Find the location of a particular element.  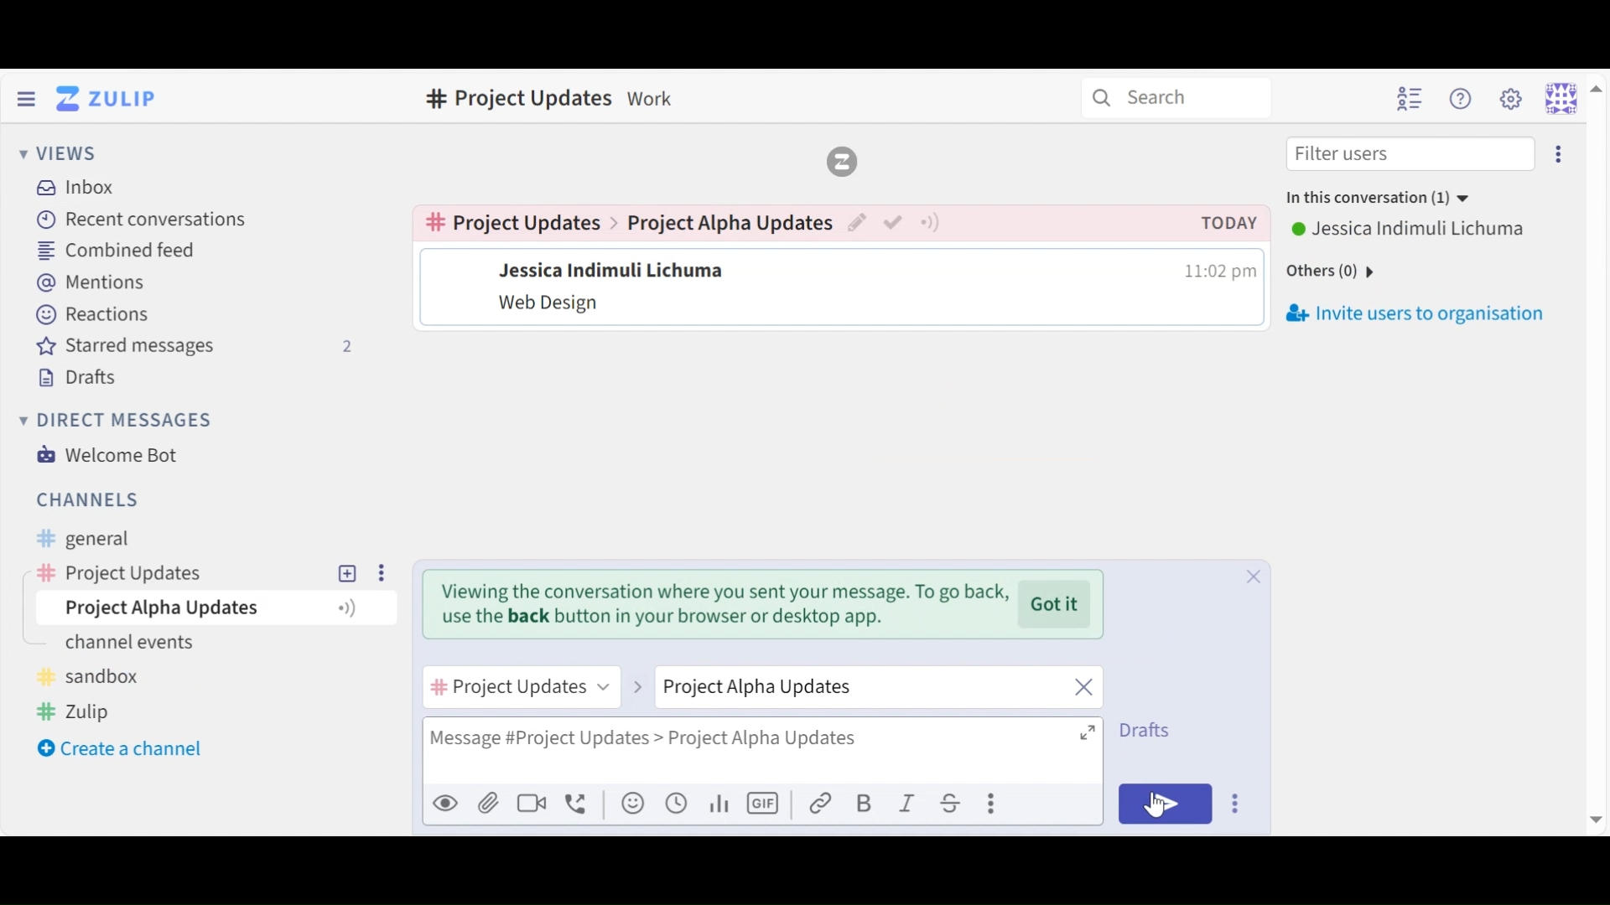

Personal menu is located at coordinates (1571, 97).